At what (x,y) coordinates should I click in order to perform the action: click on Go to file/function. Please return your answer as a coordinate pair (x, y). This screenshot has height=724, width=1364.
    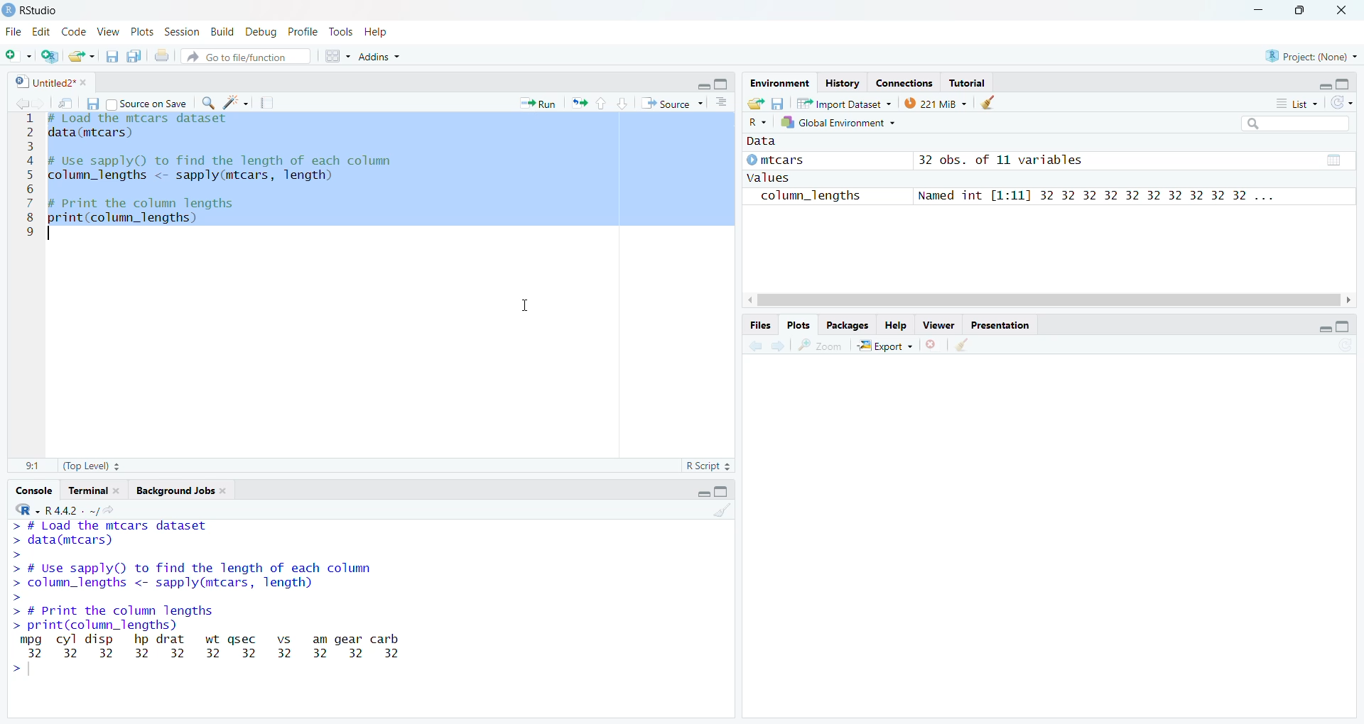
    Looking at the image, I should click on (246, 56).